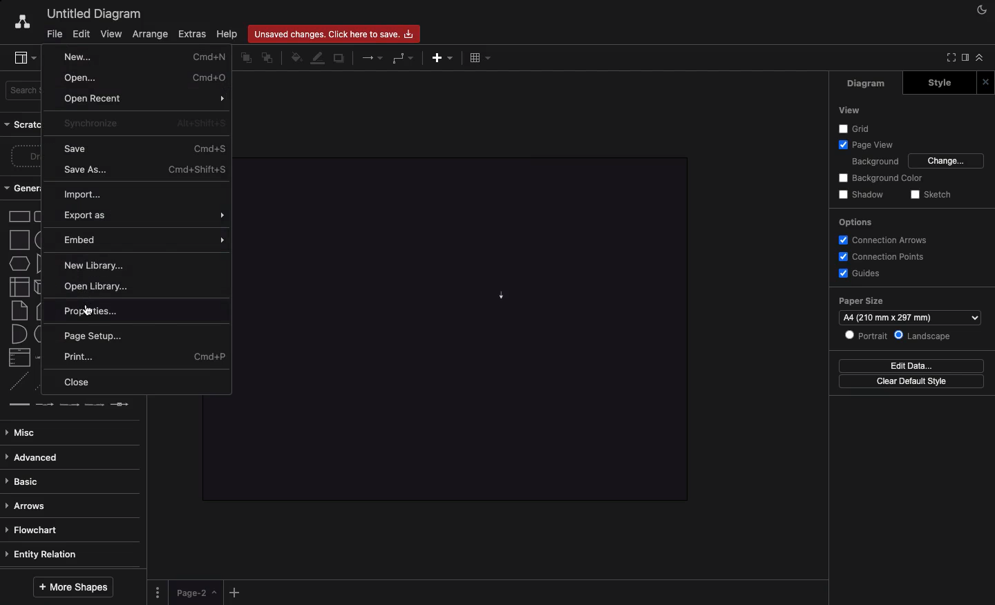 The width and height of the screenshot is (995, 605). What do you see at coordinates (197, 593) in the screenshot?
I see `Page` at bounding box center [197, 593].